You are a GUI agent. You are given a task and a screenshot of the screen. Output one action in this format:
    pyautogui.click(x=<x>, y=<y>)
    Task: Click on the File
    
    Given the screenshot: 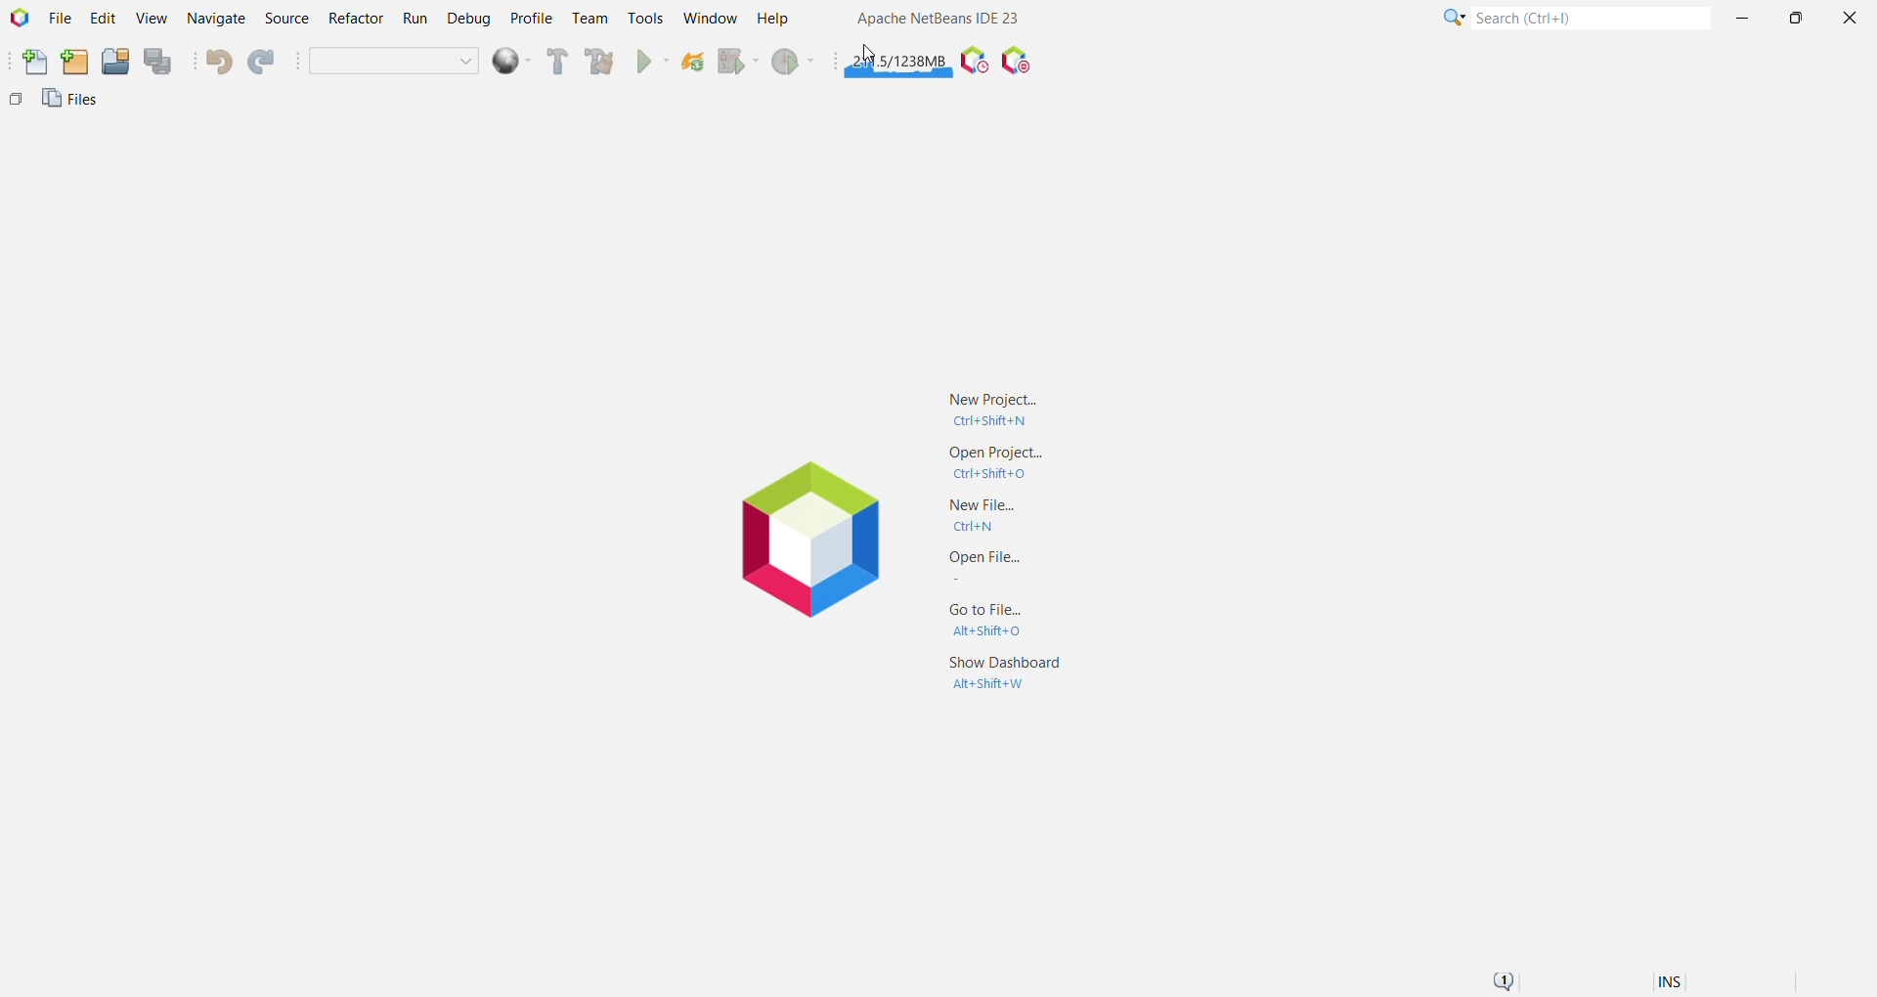 What is the action you would take?
    pyautogui.click(x=60, y=19)
    